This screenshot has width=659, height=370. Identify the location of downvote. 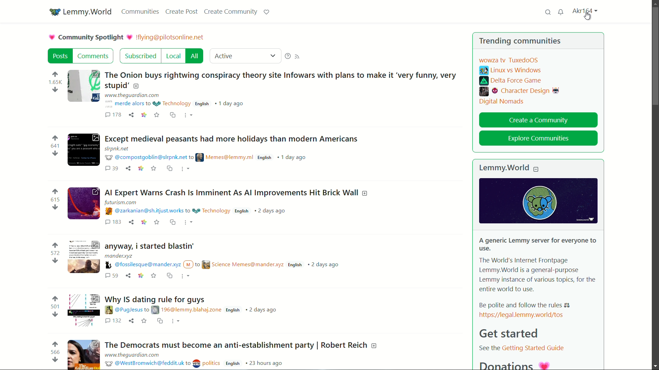
(55, 207).